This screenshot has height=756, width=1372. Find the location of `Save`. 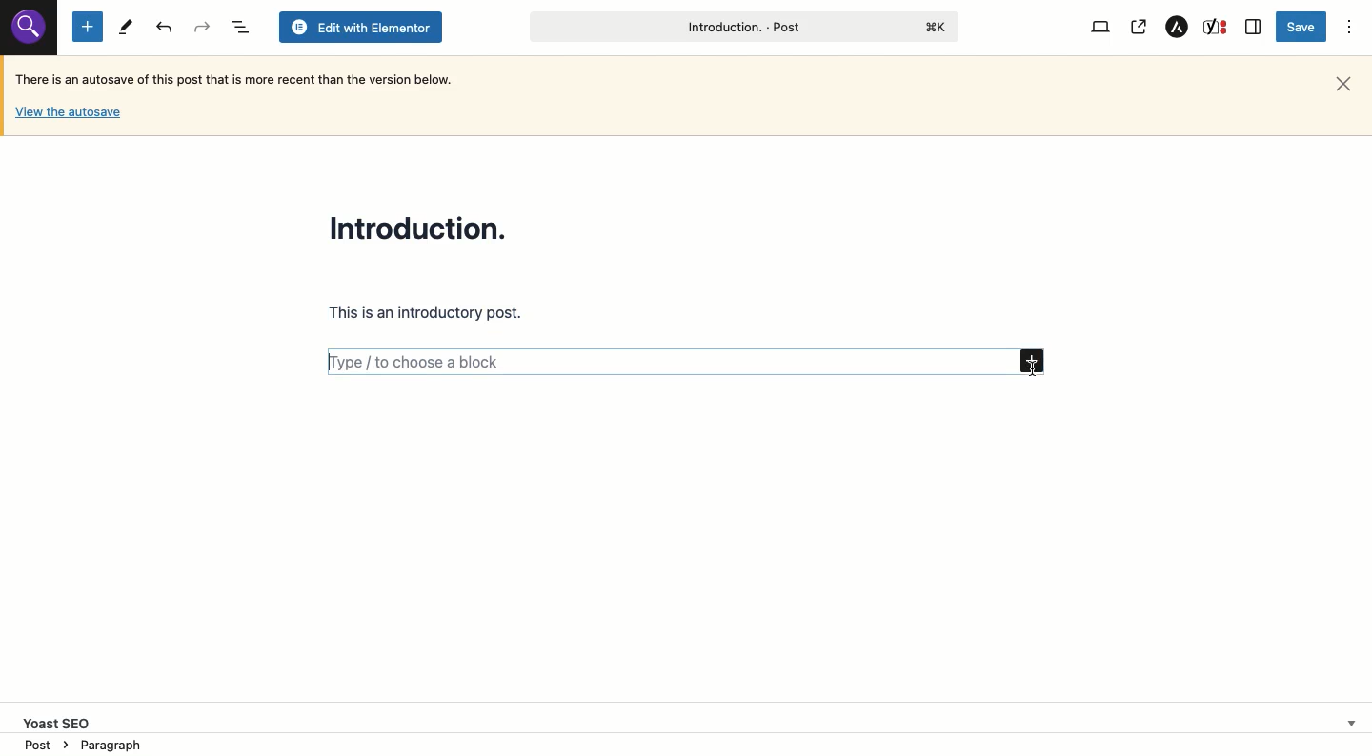

Save is located at coordinates (1303, 27).